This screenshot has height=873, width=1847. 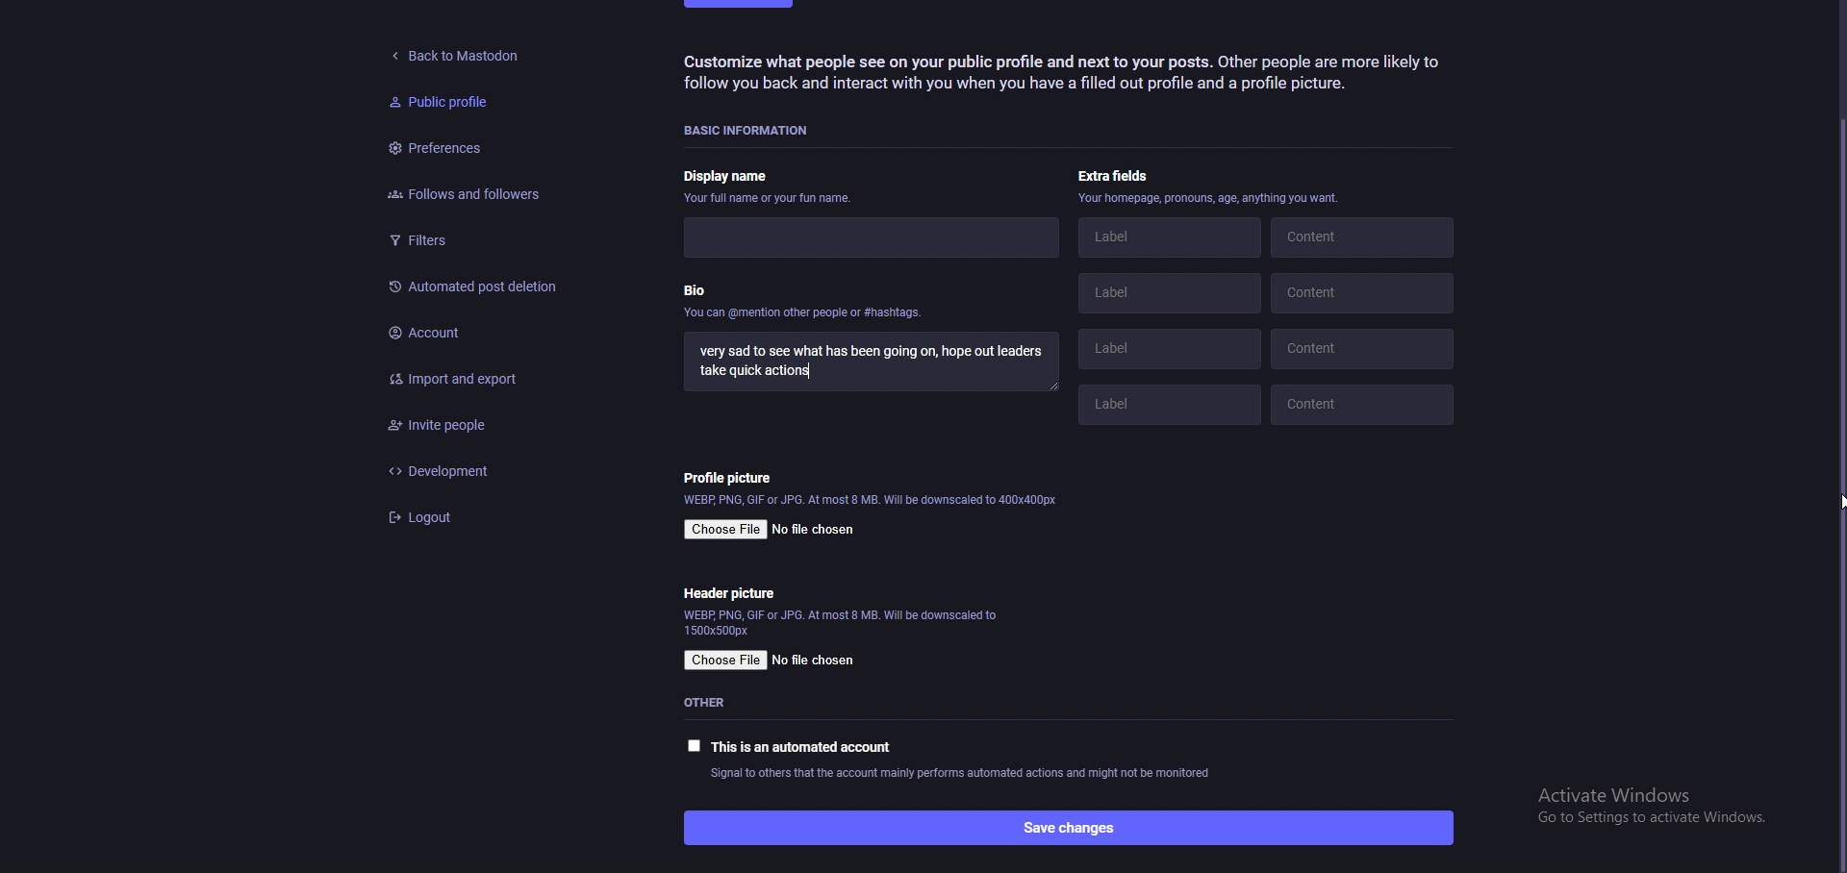 I want to click on content, so click(x=1365, y=400).